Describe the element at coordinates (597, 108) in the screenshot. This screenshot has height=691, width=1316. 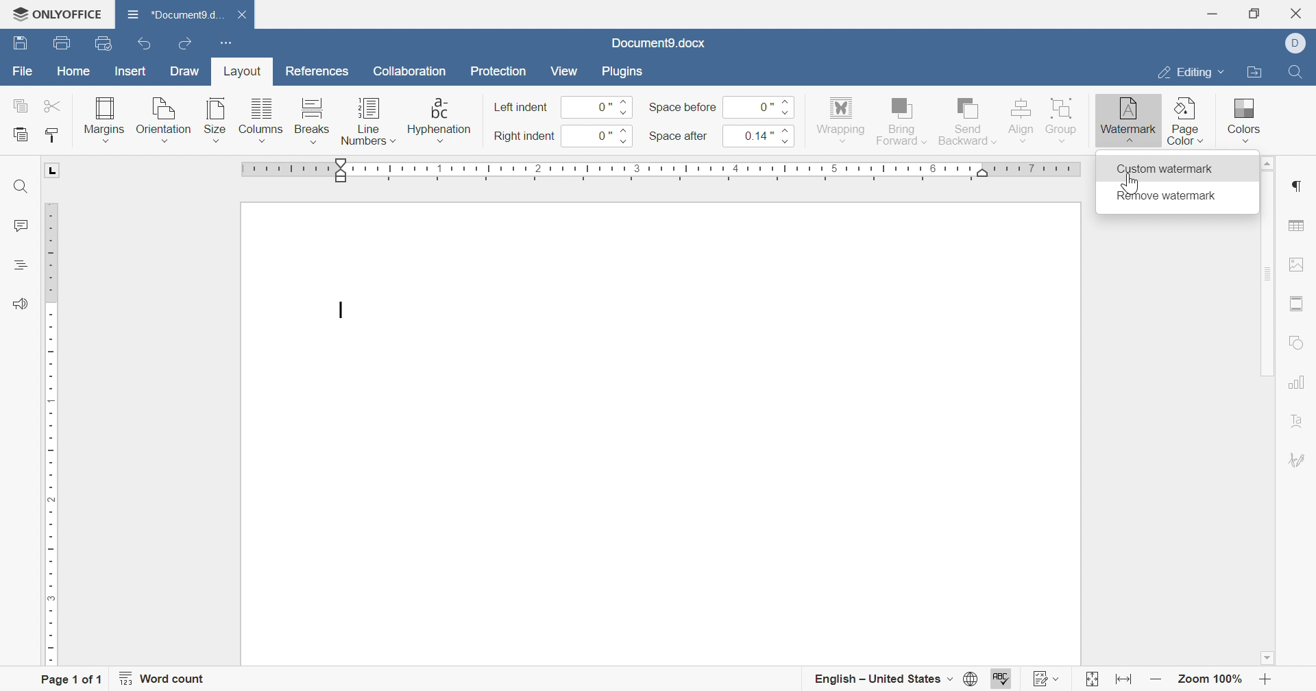
I see `0` at that location.